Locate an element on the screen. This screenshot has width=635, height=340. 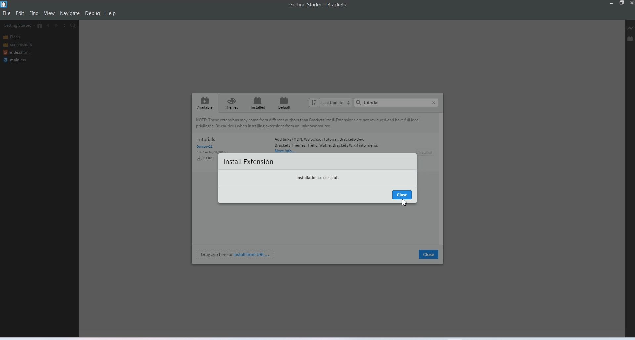
‘Add links (MDN, W3 School Tutorial, Brackets-Dev,
Brackets Themes, Trello, Waffle, Brackets Wiki) into menu. is located at coordinates (327, 145).